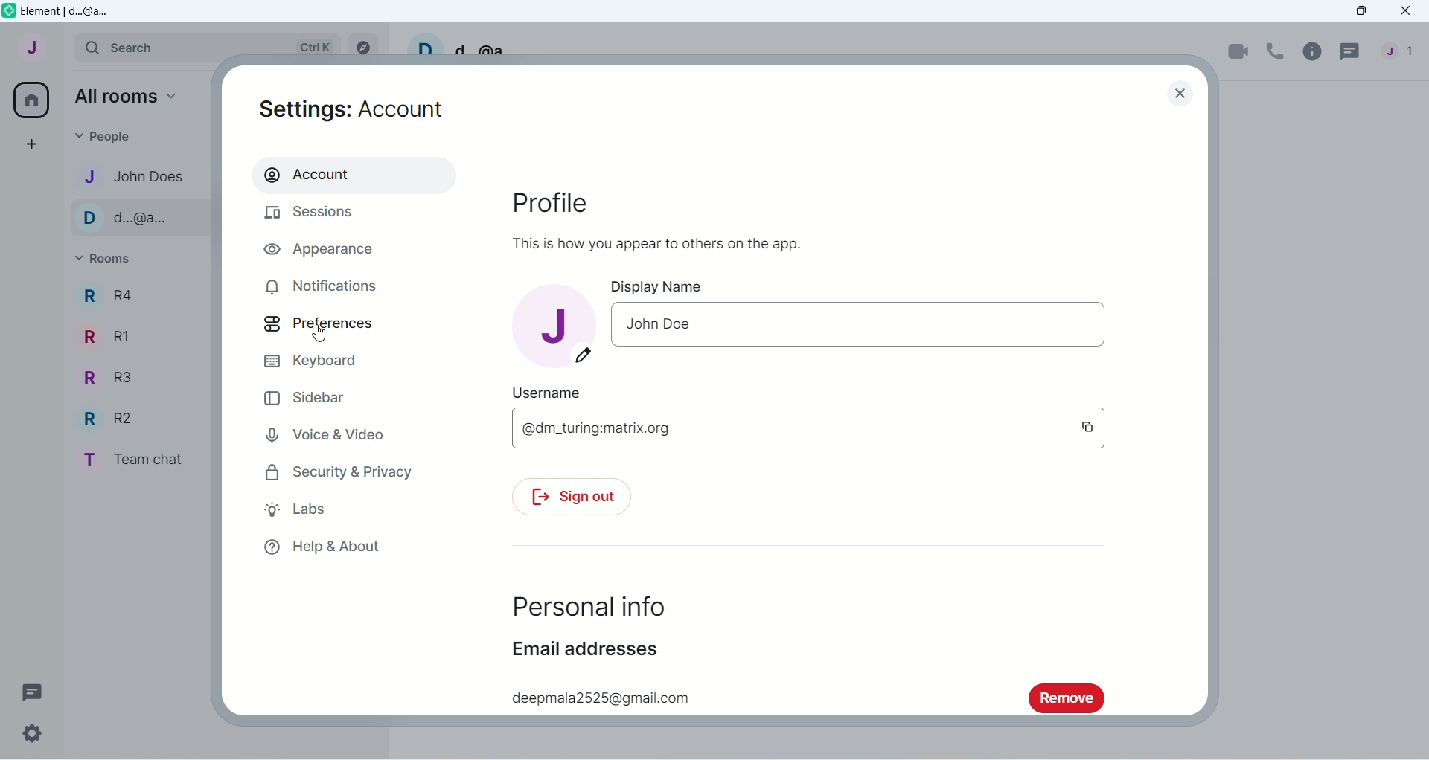  What do you see at coordinates (39, 692) in the screenshot?
I see `Threads` at bounding box center [39, 692].